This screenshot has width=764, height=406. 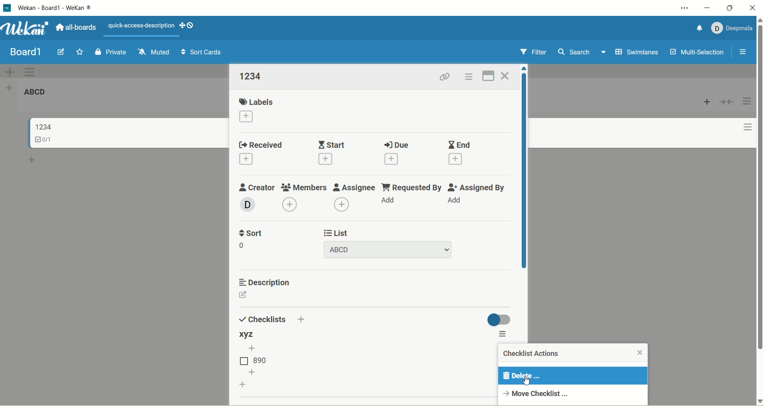 What do you see at coordinates (728, 102) in the screenshot?
I see `collapse` at bounding box center [728, 102].